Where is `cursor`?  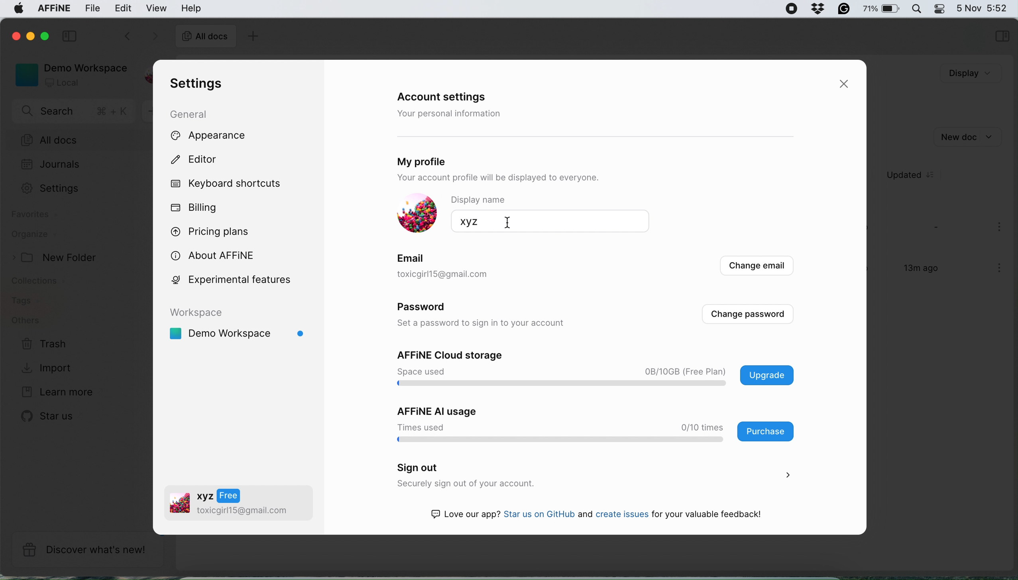
cursor is located at coordinates (505, 222).